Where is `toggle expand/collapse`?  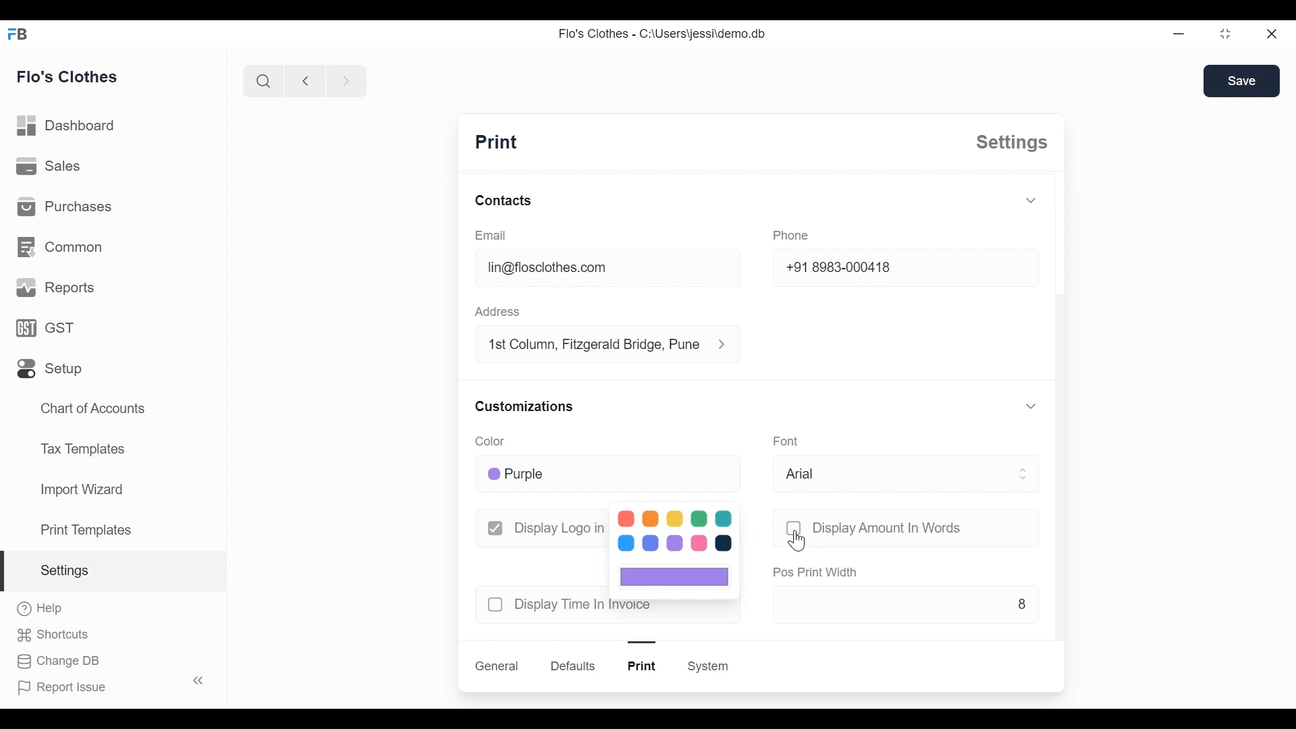
toggle expand/collapse is located at coordinates (1029, 406).